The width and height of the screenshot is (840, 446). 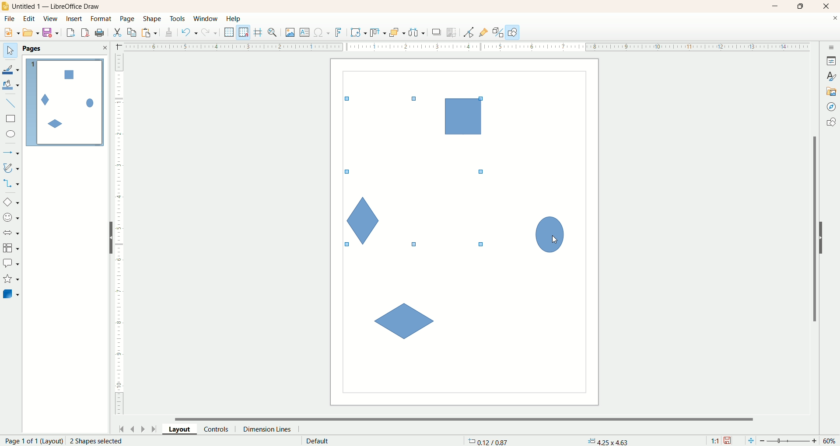 What do you see at coordinates (305, 33) in the screenshot?
I see `text box` at bounding box center [305, 33].